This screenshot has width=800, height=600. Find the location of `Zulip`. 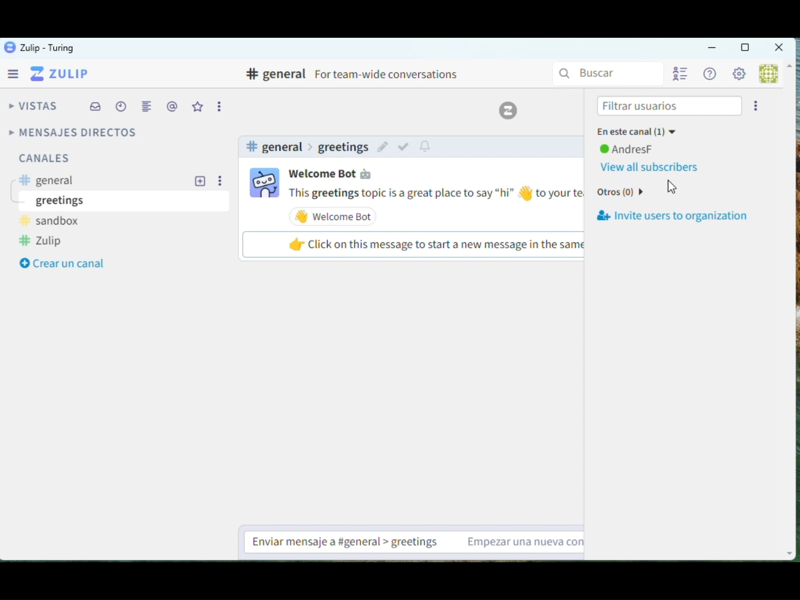

Zulip is located at coordinates (39, 48).